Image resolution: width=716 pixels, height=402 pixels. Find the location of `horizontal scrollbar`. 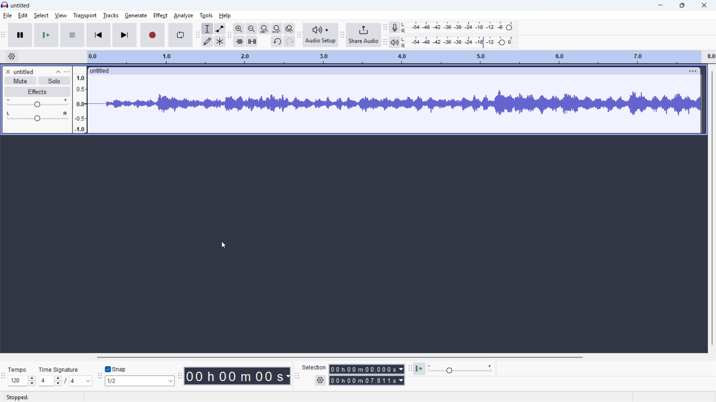

horizontal scrollbar is located at coordinates (339, 357).